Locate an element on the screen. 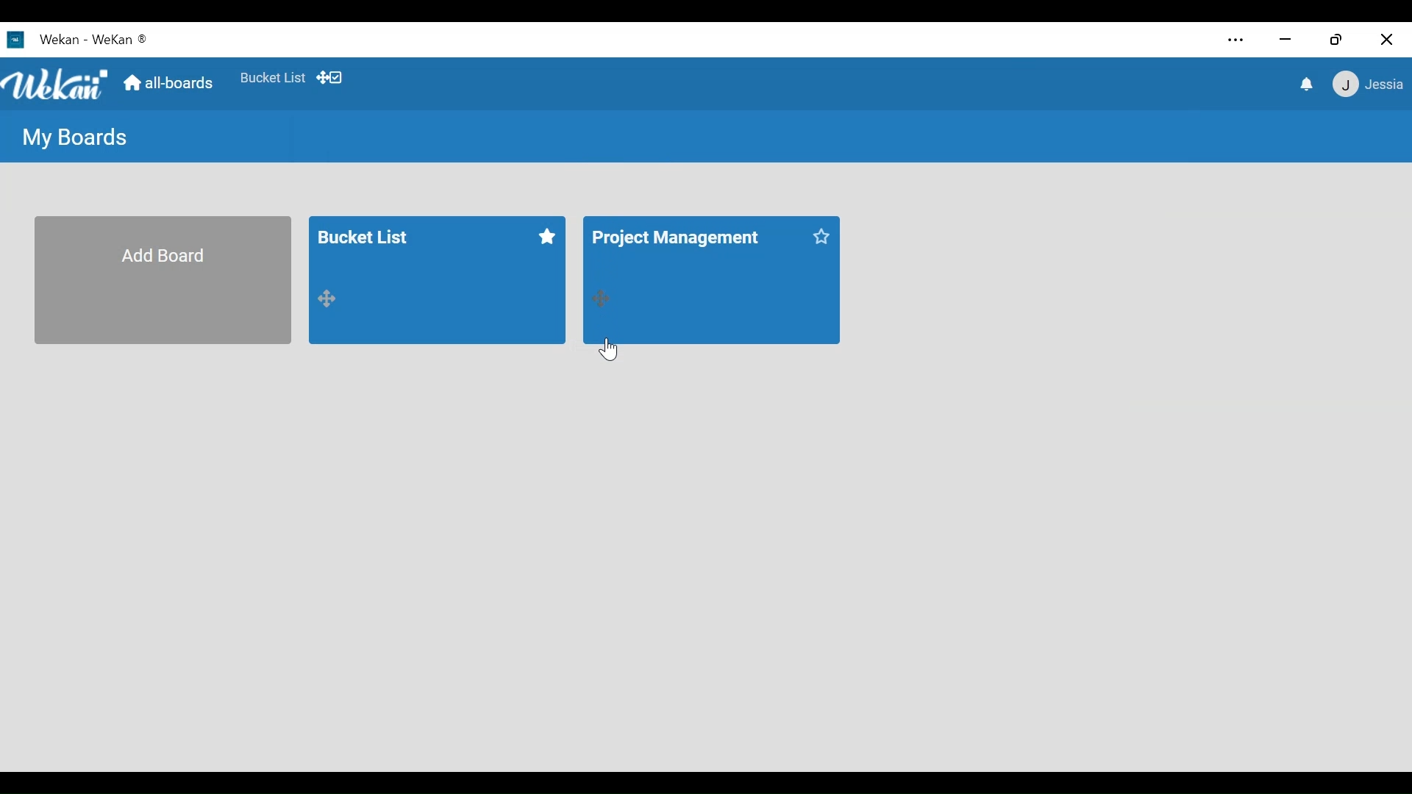  Wekan Desktop icon is located at coordinates (78, 42).